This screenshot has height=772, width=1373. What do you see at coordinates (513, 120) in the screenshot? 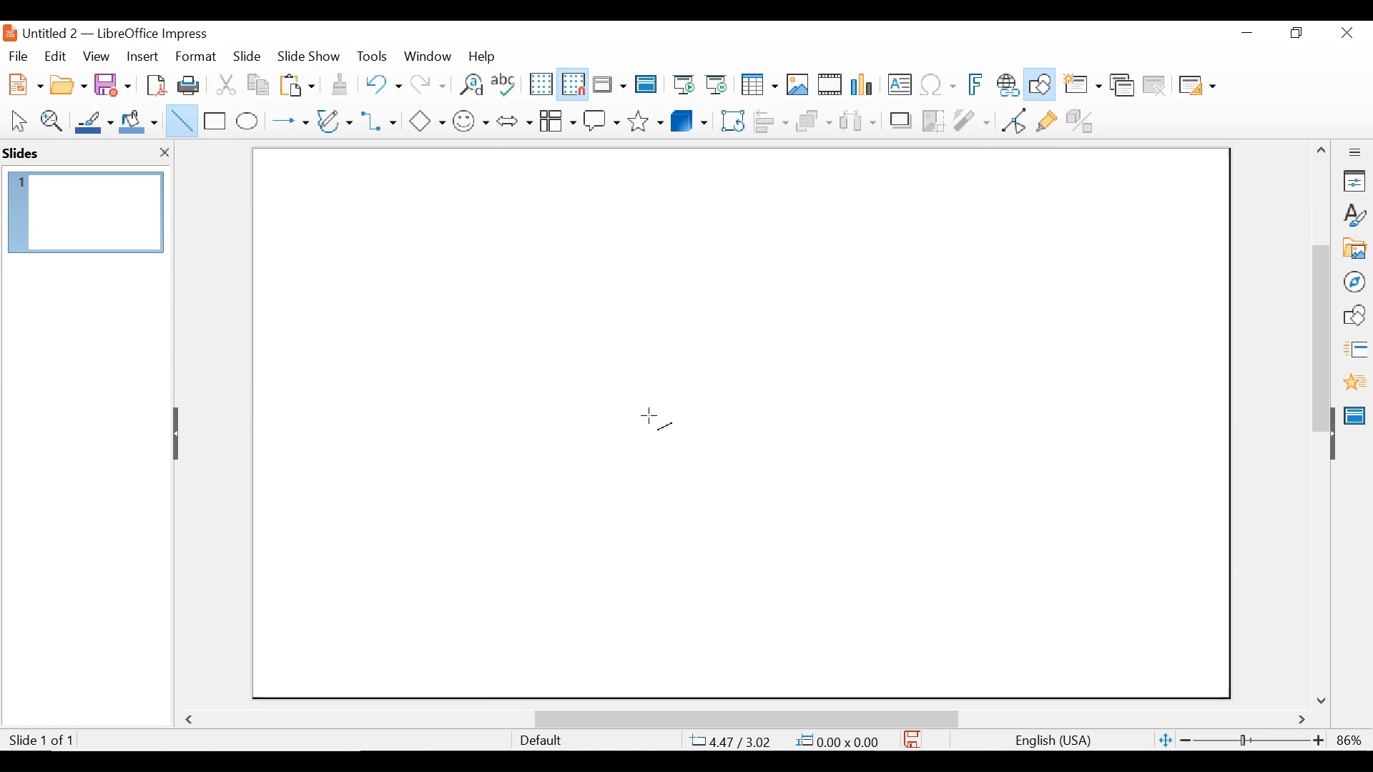
I see `Block Arrows` at bounding box center [513, 120].